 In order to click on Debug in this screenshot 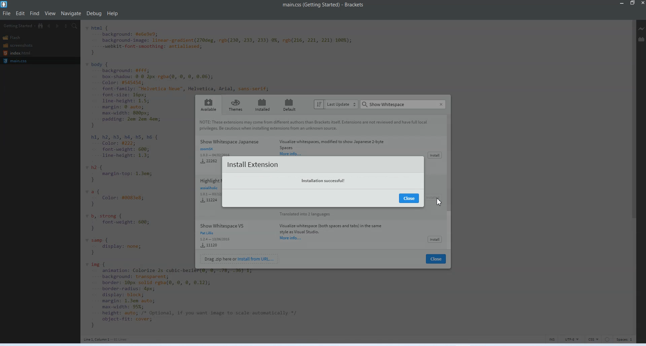, I will do `click(95, 14)`.